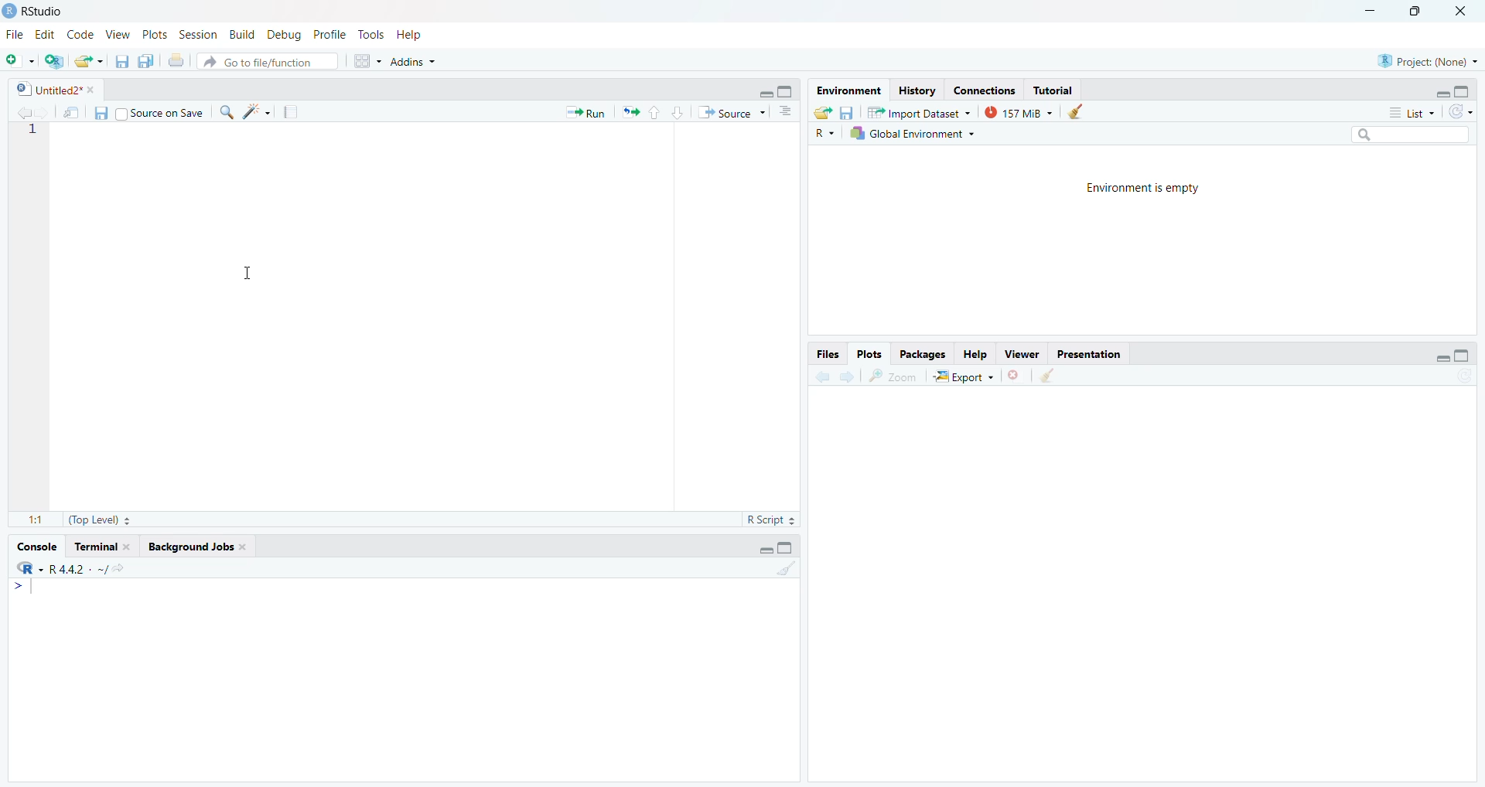 The height and width of the screenshot is (787, 1485). Describe the element at coordinates (244, 547) in the screenshot. I see `close` at that location.